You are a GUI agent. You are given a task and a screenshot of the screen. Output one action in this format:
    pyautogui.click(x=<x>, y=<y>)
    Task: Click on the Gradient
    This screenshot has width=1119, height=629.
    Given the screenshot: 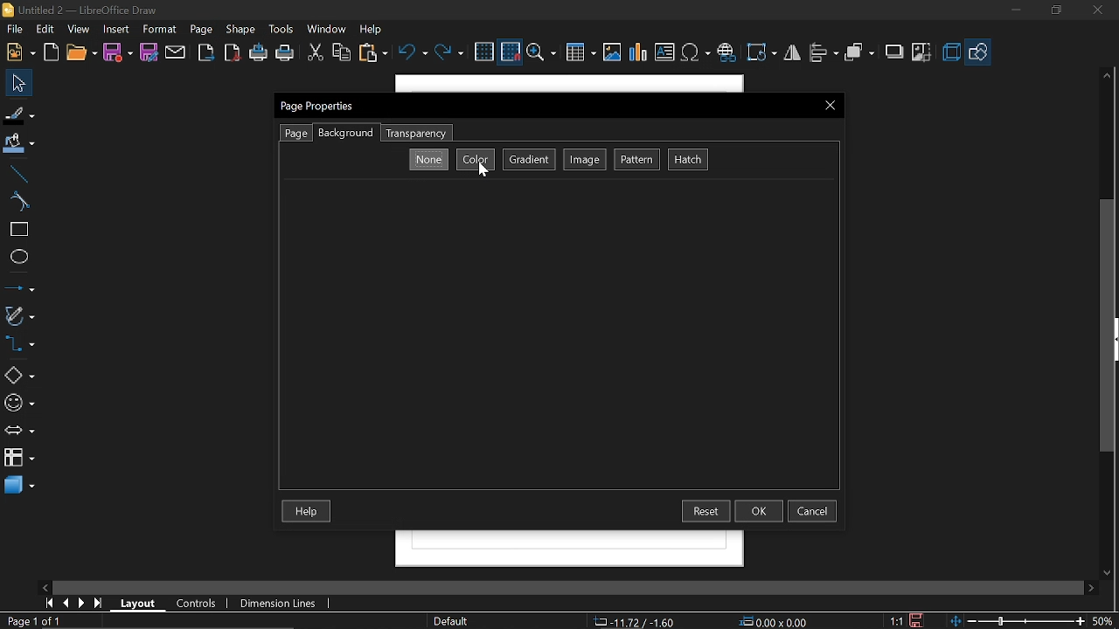 What is the action you would take?
    pyautogui.click(x=530, y=161)
    